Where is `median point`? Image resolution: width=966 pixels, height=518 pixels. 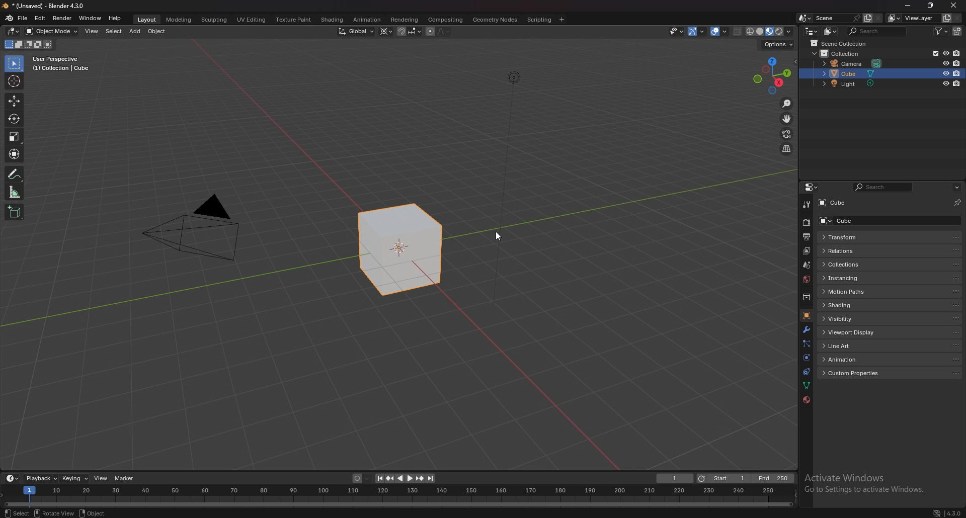 median point is located at coordinates (386, 31).